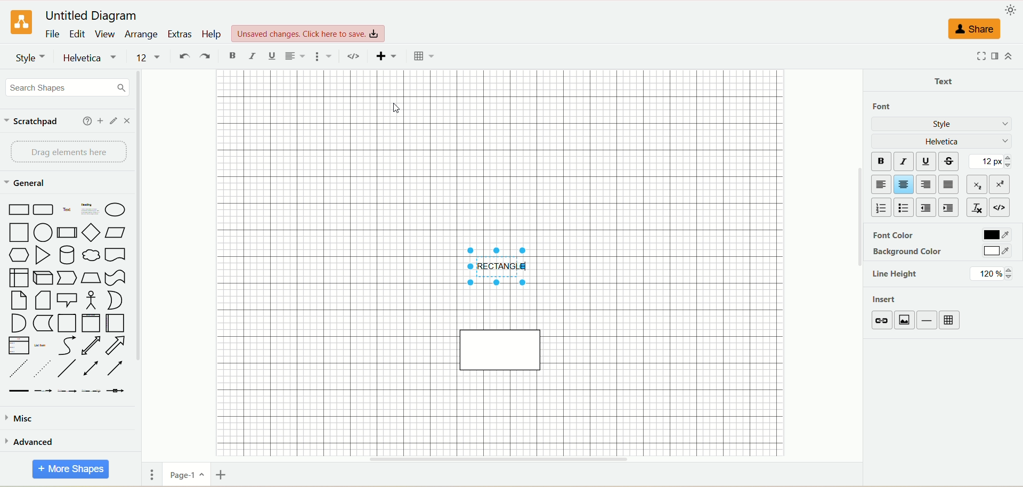 The width and height of the screenshot is (1023, 487). What do you see at coordinates (18, 277) in the screenshot?
I see `internal storage` at bounding box center [18, 277].